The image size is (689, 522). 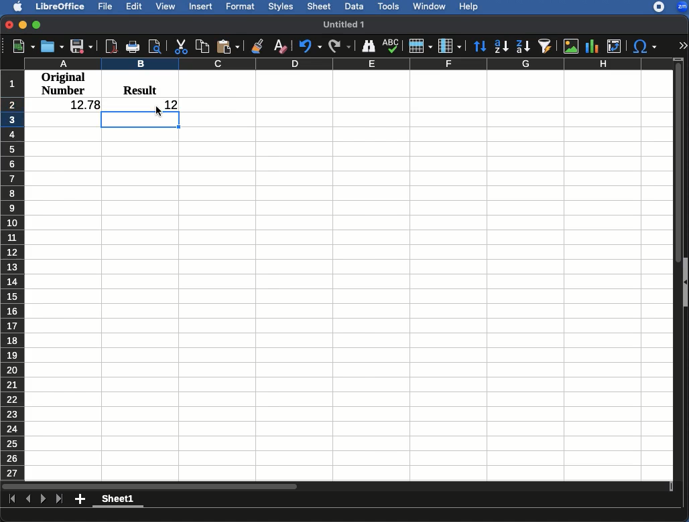 I want to click on Descending , so click(x=522, y=46).